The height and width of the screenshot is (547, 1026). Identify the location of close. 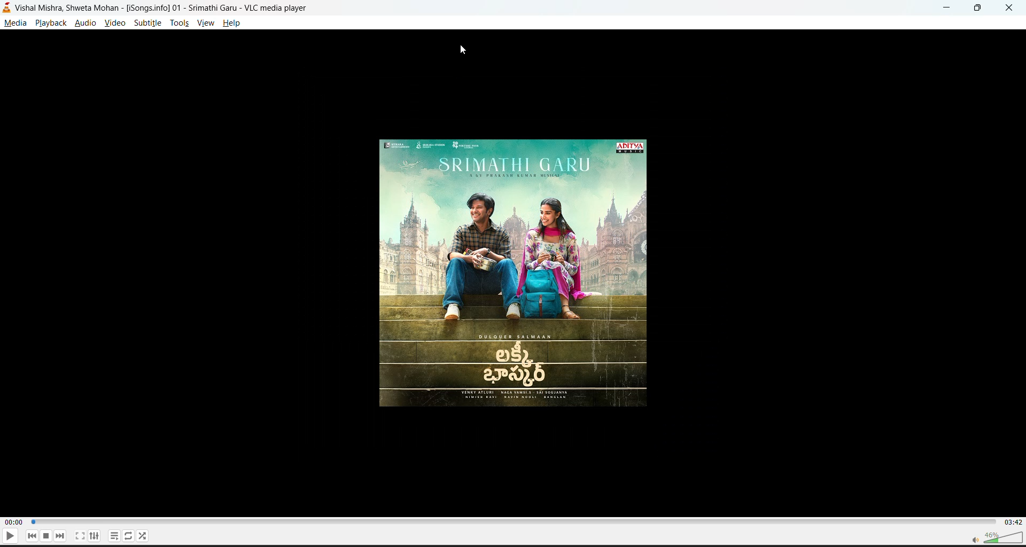
(1009, 10).